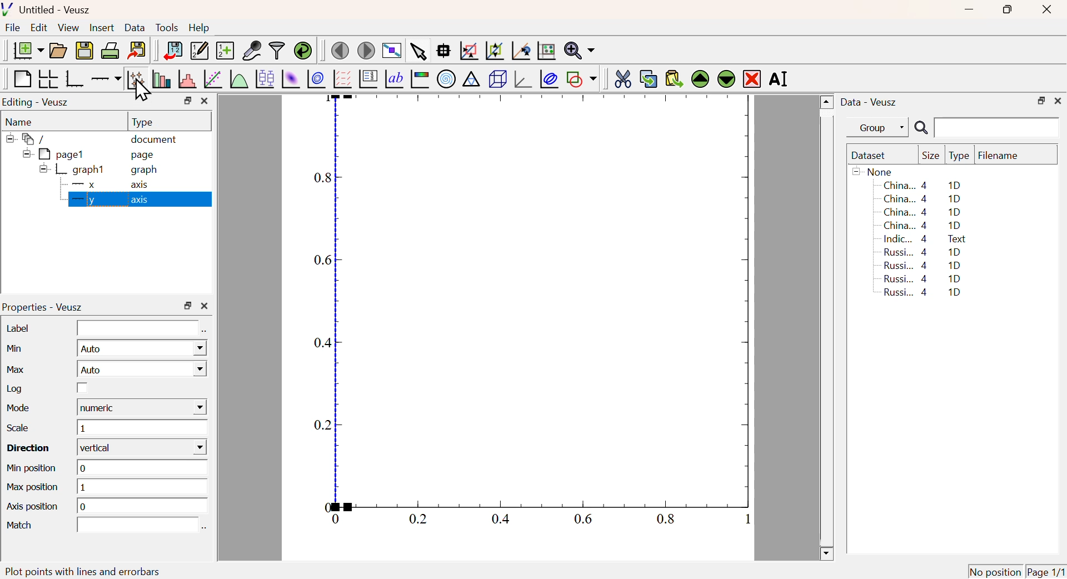  Describe the element at coordinates (106, 80) in the screenshot. I see `Add an axis to a plot` at that location.